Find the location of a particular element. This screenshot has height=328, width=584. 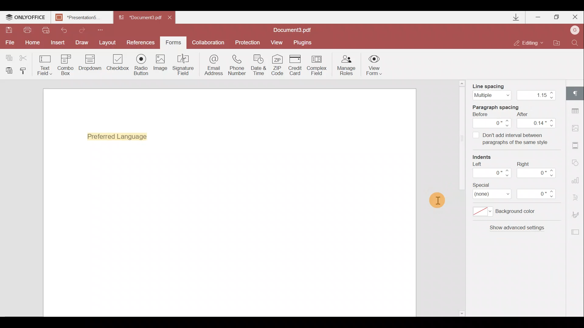

Header & Footer settings is located at coordinates (577, 147).